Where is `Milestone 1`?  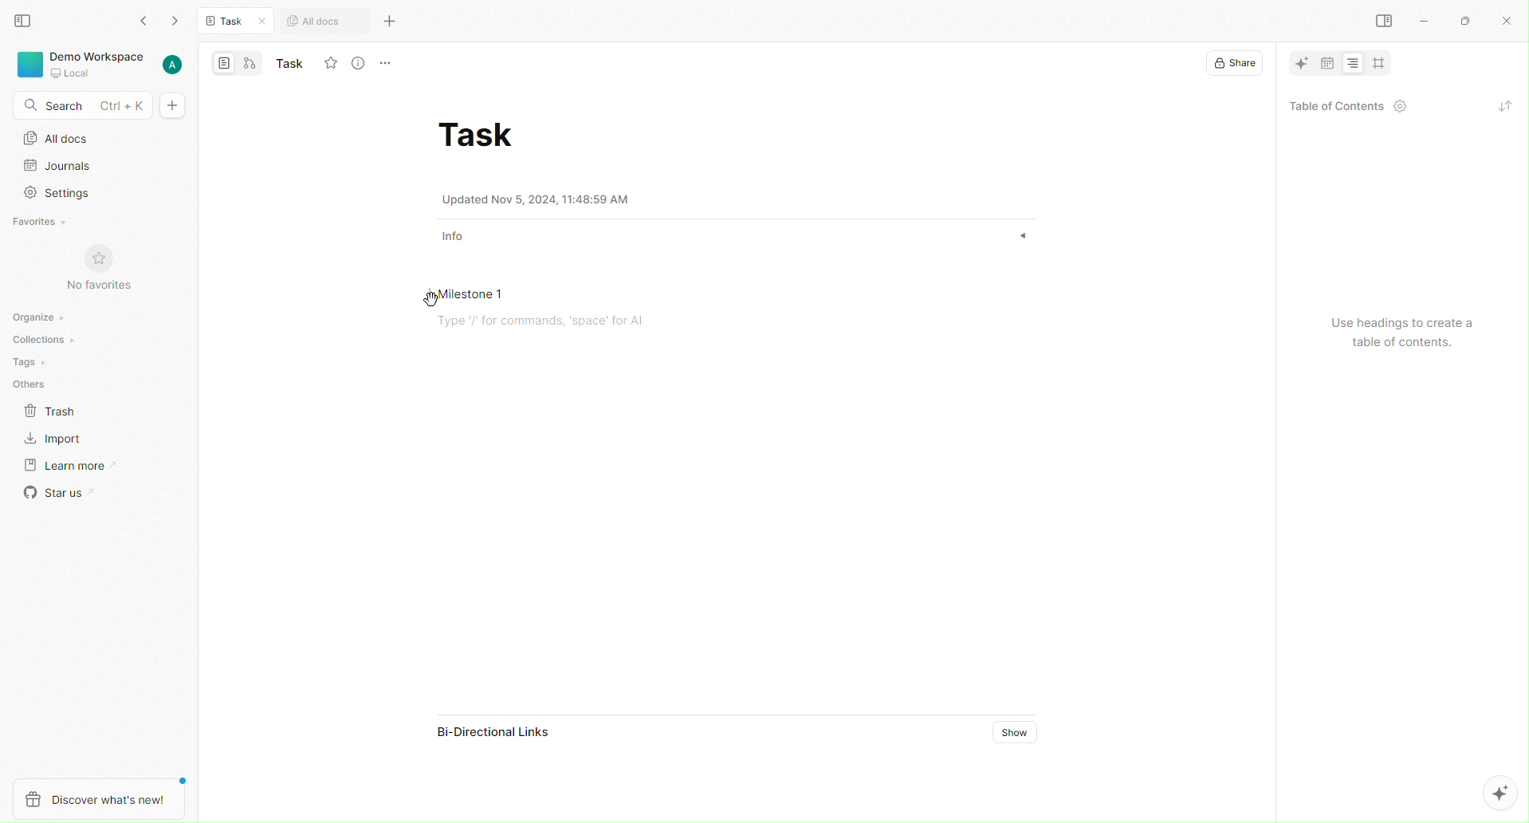
Milestone 1 is located at coordinates (475, 291).